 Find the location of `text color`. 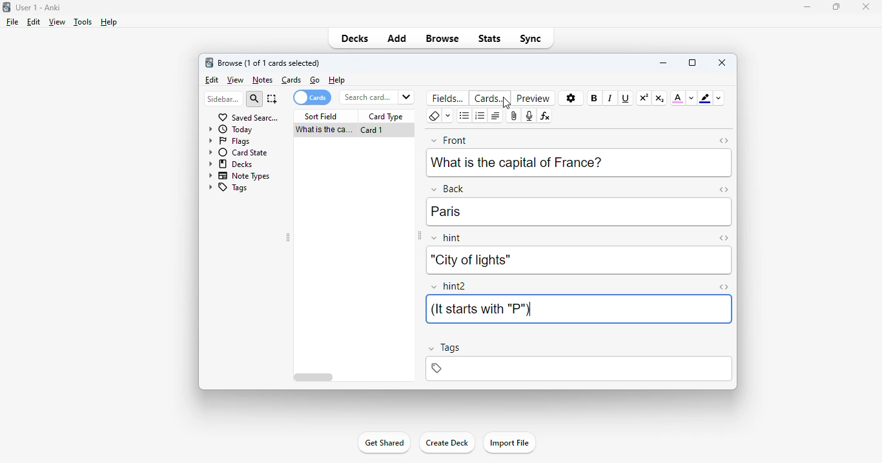

text color is located at coordinates (678, 97).